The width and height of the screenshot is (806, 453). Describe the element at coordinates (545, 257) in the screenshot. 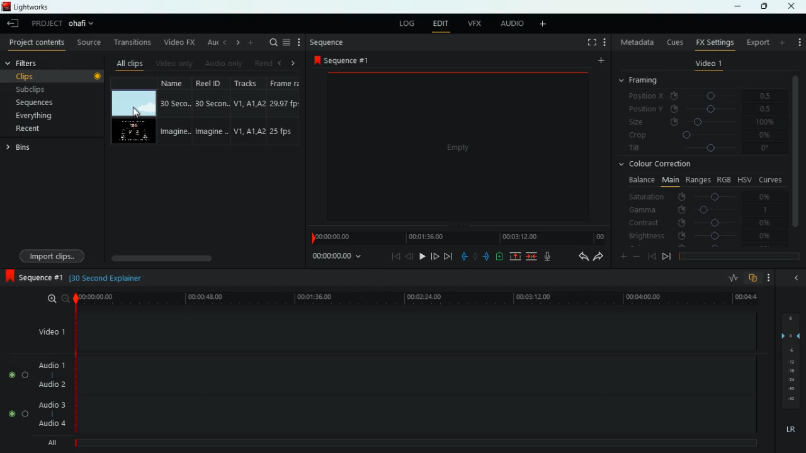

I see `mic` at that location.